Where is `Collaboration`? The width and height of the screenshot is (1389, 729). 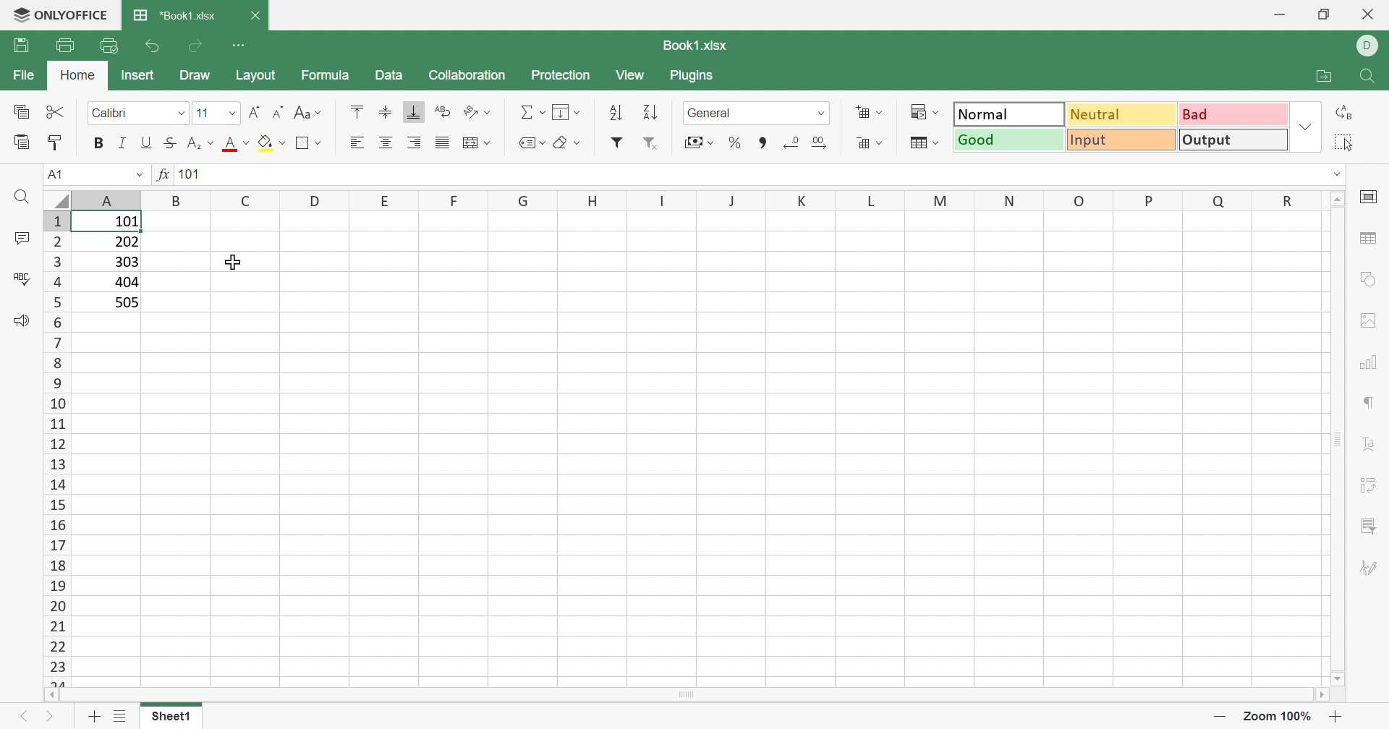 Collaboration is located at coordinates (467, 75).